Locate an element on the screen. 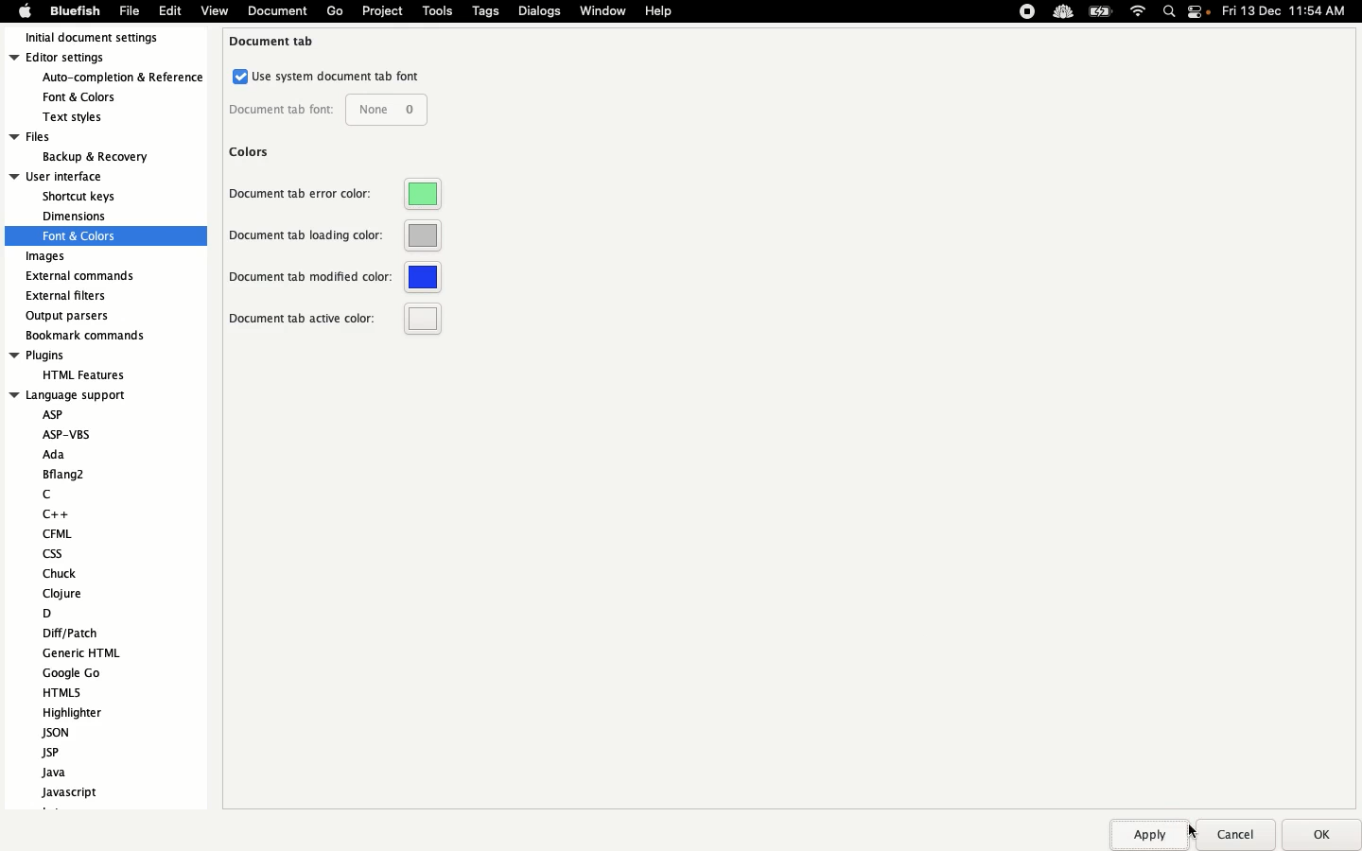 This screenshot has height=851, width=1362. Document tab loading color is located at coordinates (335, 239).